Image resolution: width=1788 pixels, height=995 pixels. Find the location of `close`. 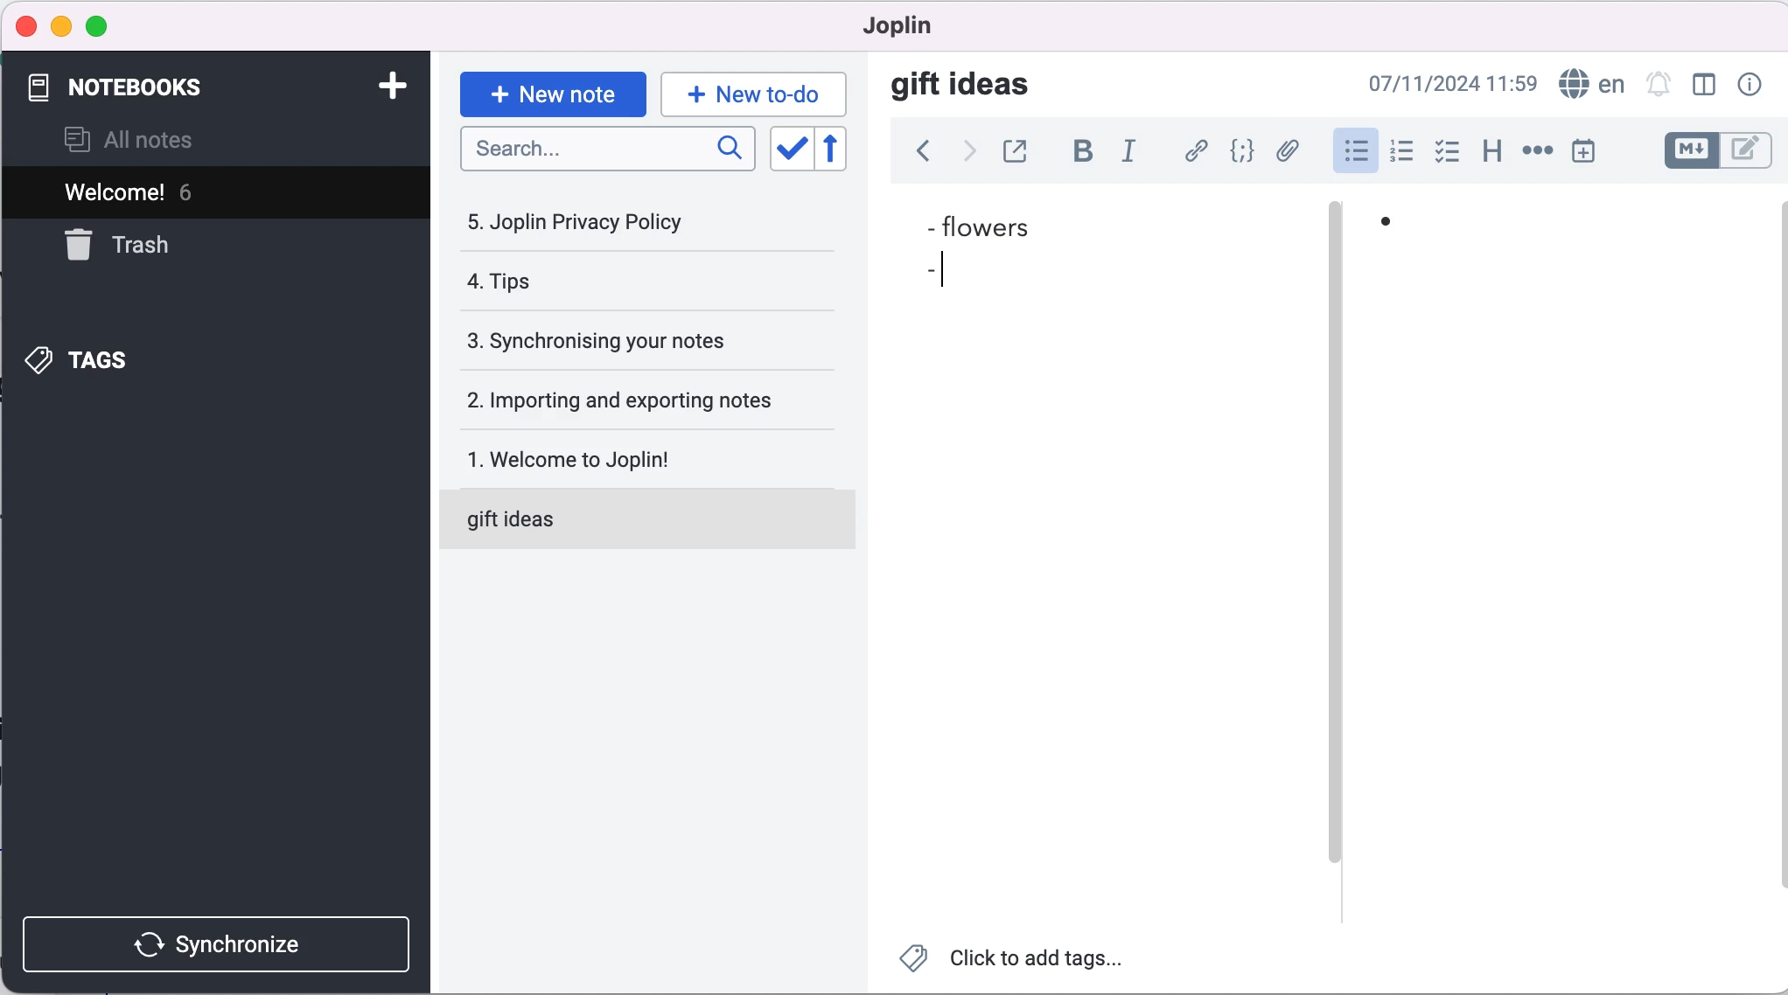

close is located at coordinates (27, 27).